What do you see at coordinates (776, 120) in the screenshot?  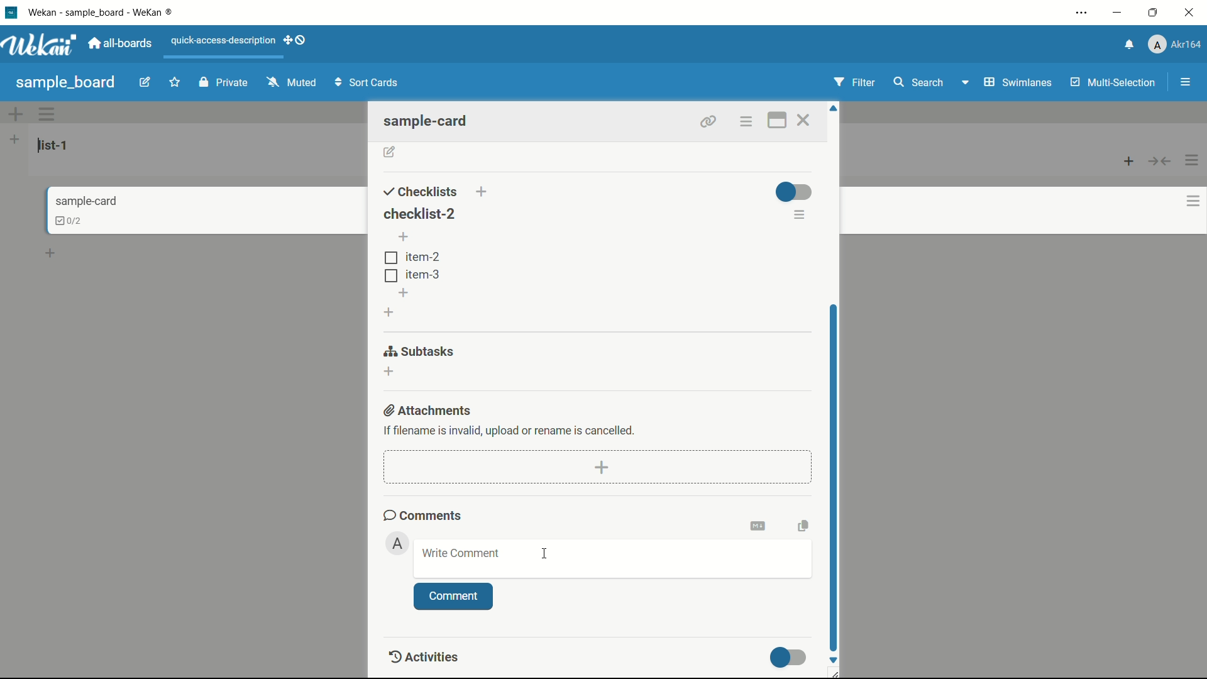 I see `maximize card` at bounding box center [776, 120].